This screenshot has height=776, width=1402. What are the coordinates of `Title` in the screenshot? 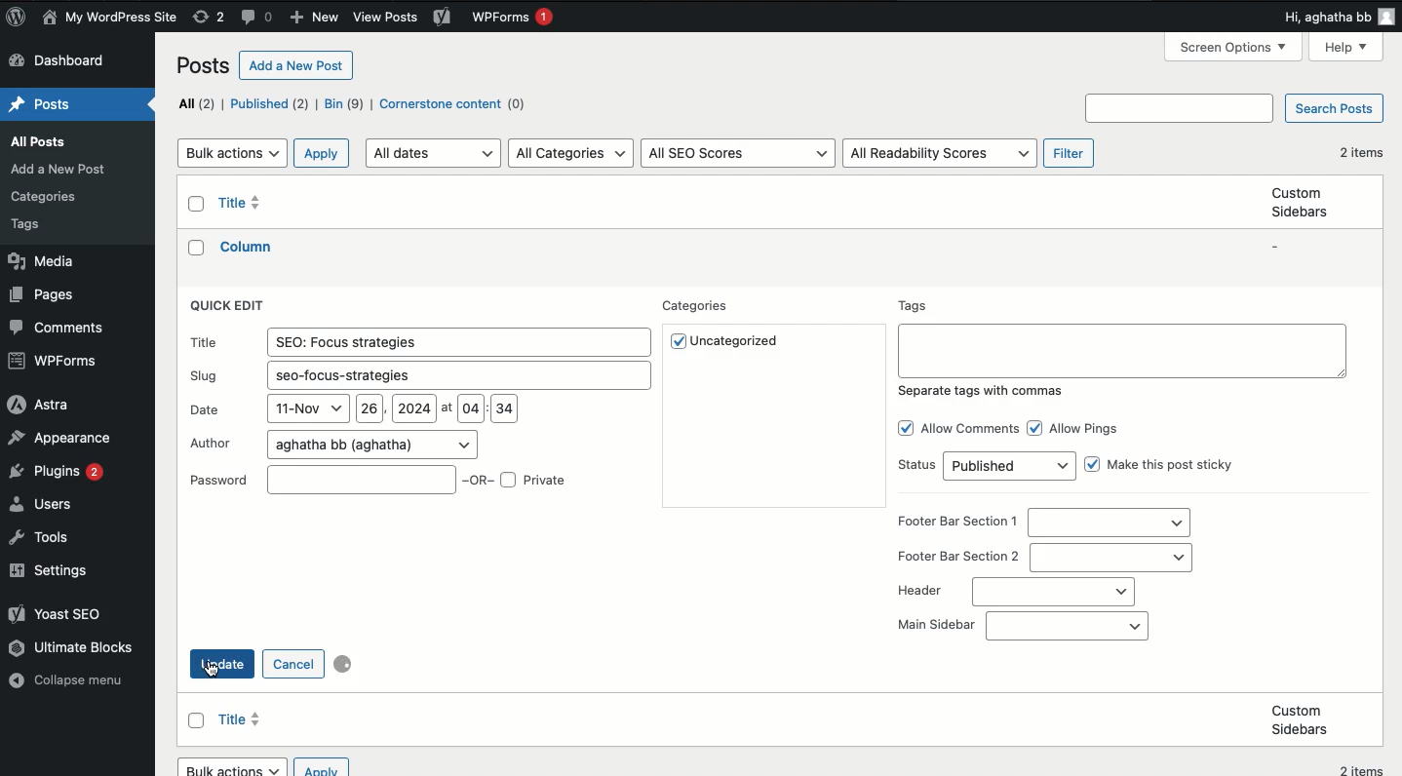 It's located at (245, 203).